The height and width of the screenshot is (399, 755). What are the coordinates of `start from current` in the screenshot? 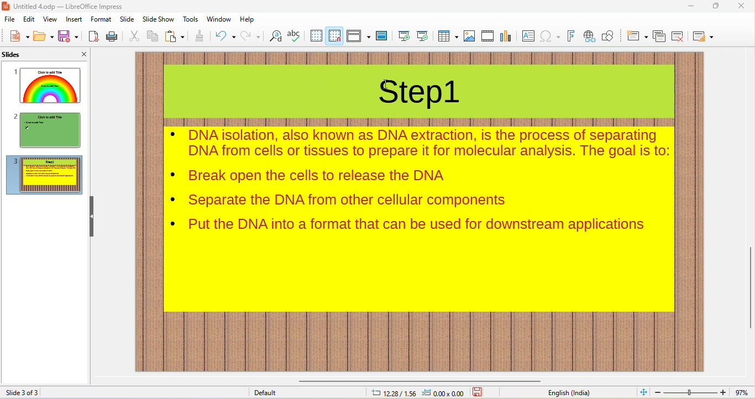 It's located at (422, 35).